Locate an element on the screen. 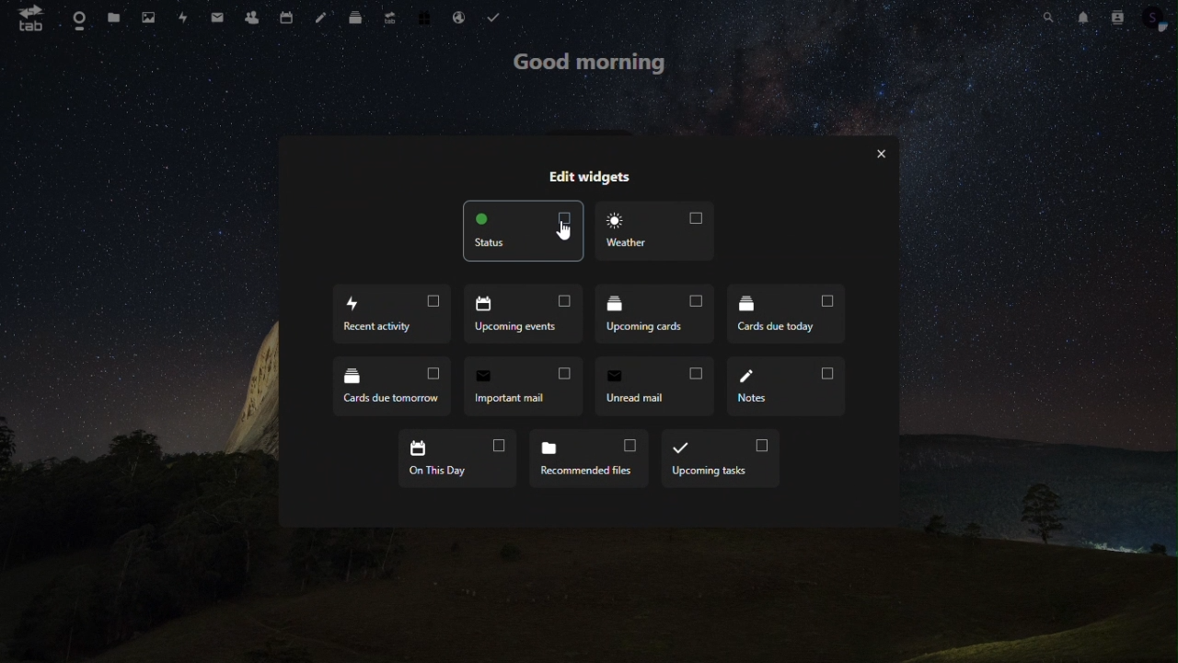 This screenshot has height=663, width=1178. upcoming card is located at coordinates (661, 314).